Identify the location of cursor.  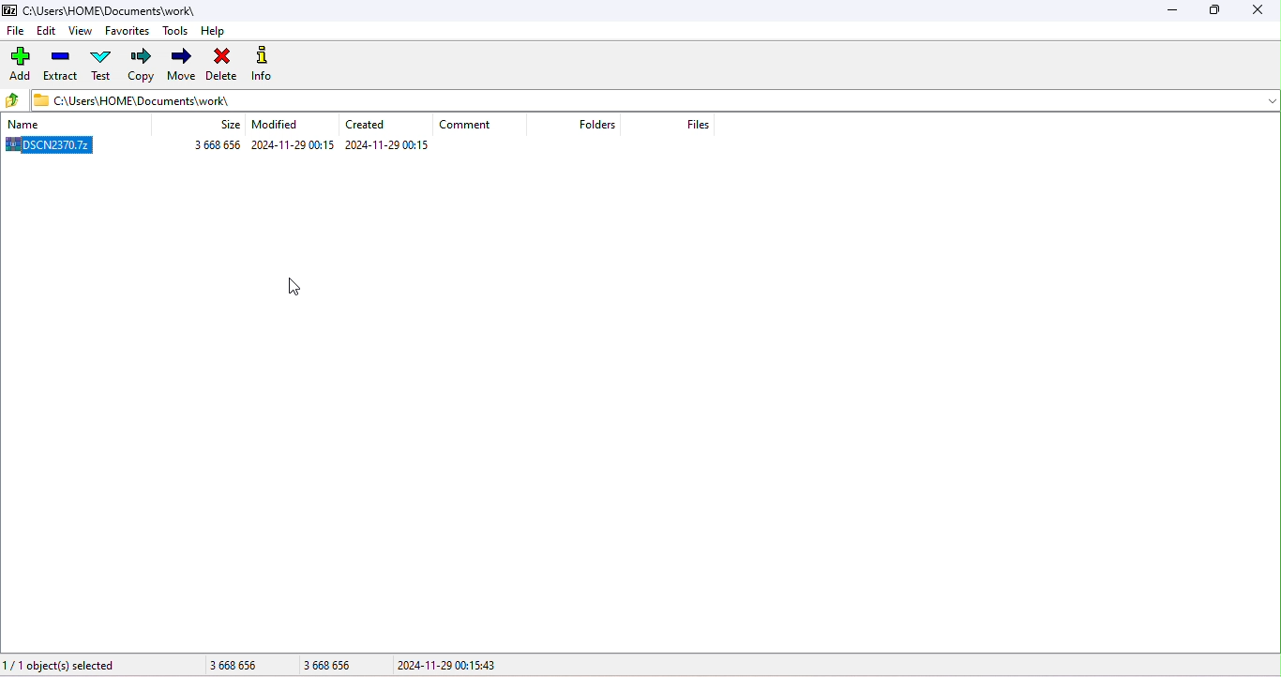
(296, 290).